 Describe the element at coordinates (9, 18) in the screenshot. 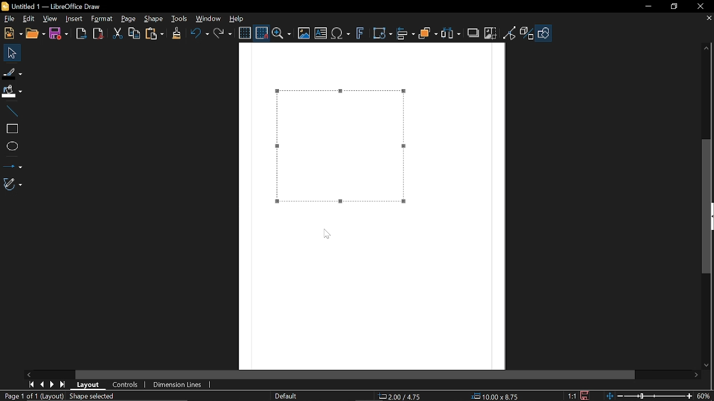

I see `File` at that location.